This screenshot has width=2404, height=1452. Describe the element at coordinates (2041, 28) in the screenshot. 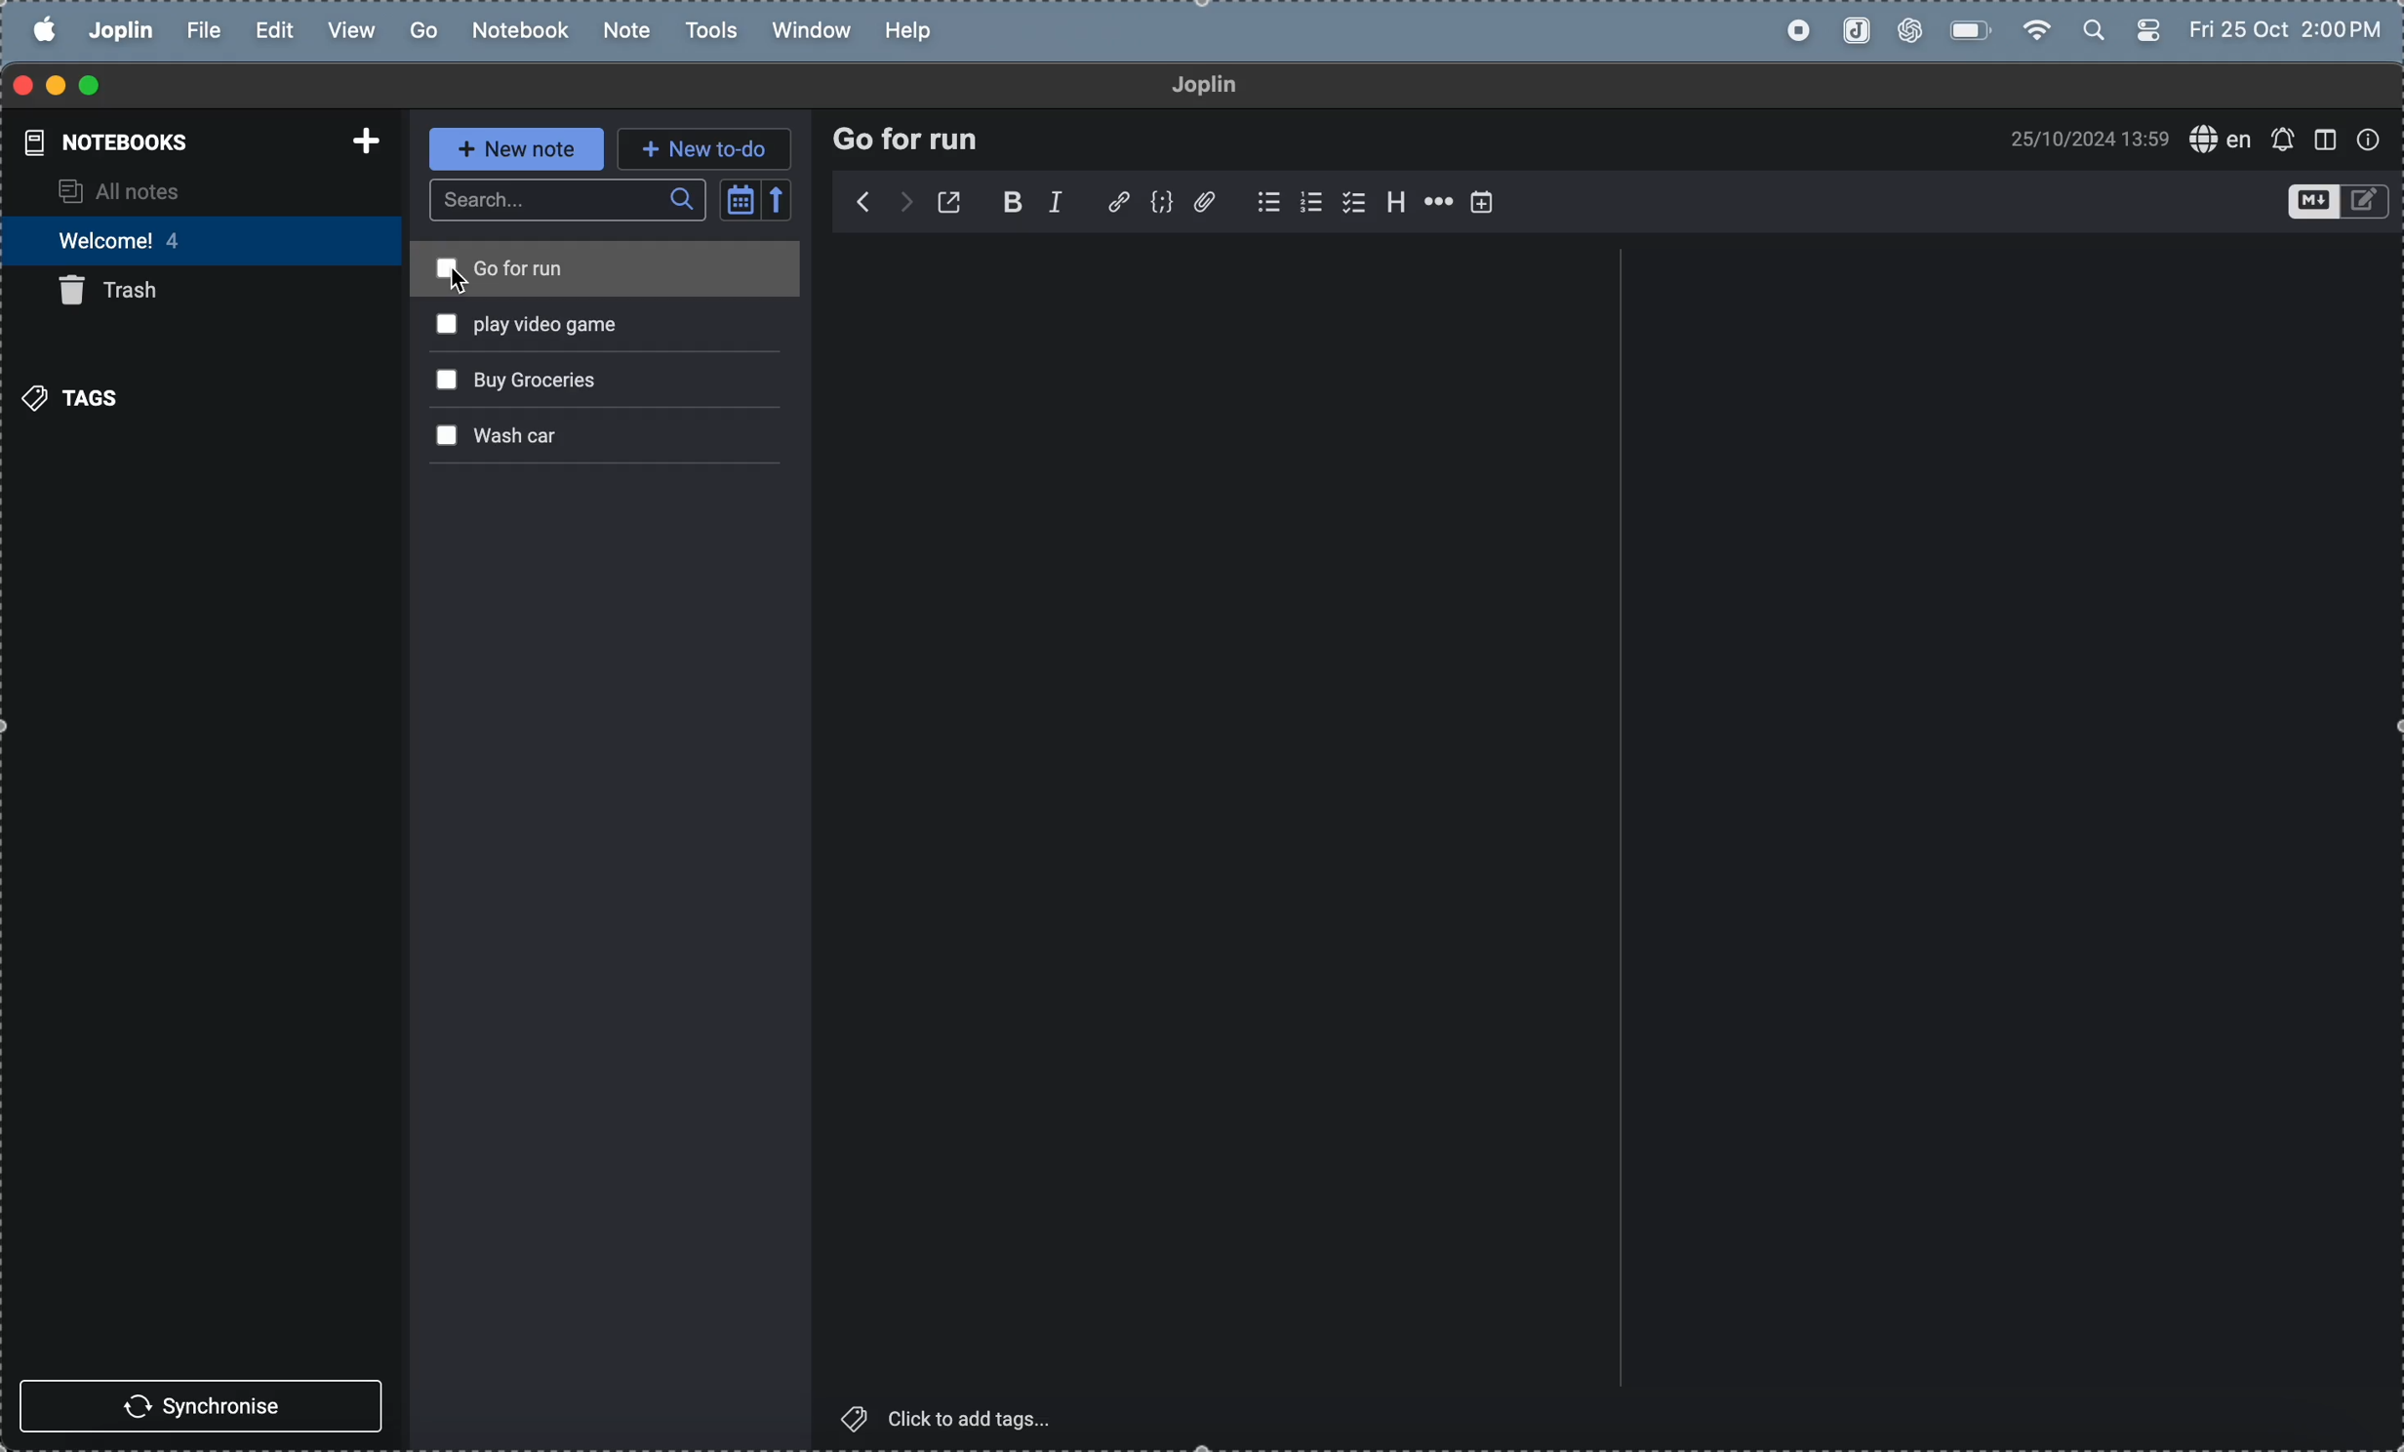

I see `wifi ` at that location.